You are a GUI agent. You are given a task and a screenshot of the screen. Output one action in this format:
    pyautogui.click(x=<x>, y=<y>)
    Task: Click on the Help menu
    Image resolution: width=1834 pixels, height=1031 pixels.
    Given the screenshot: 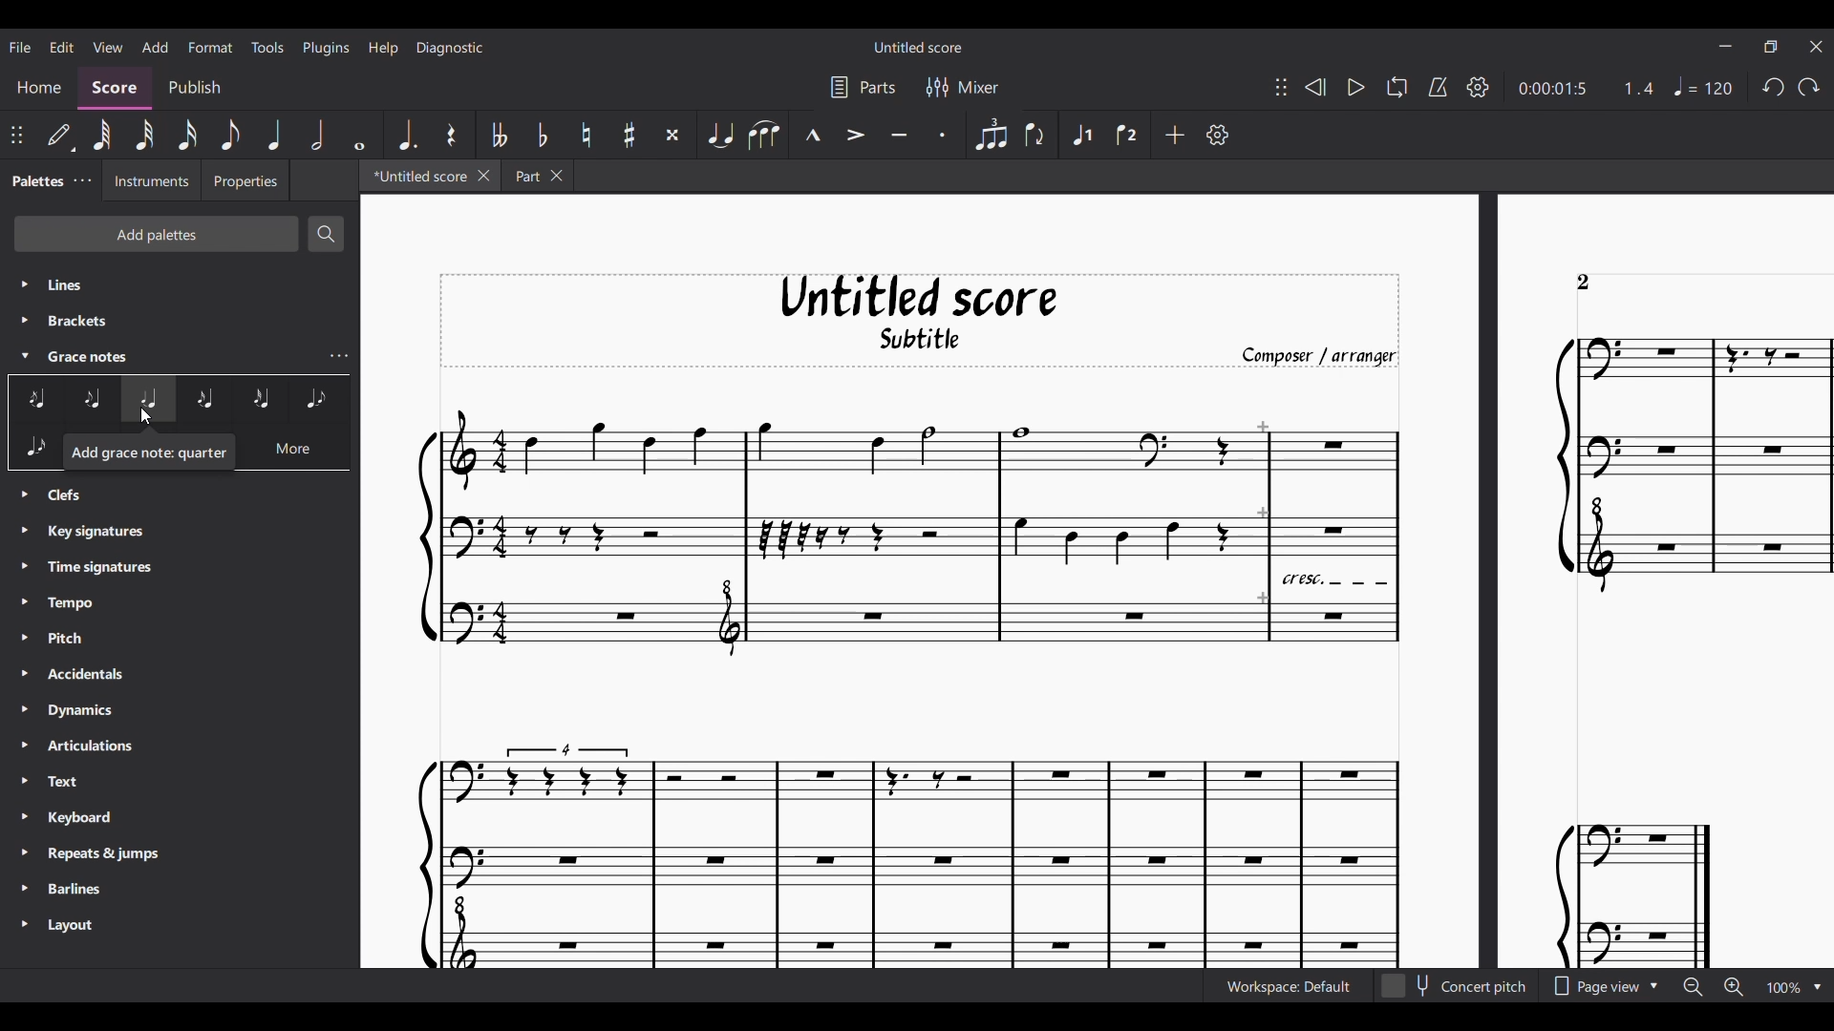 What is the action you would take?
    pyautogui.click(x=384, y=48)
    